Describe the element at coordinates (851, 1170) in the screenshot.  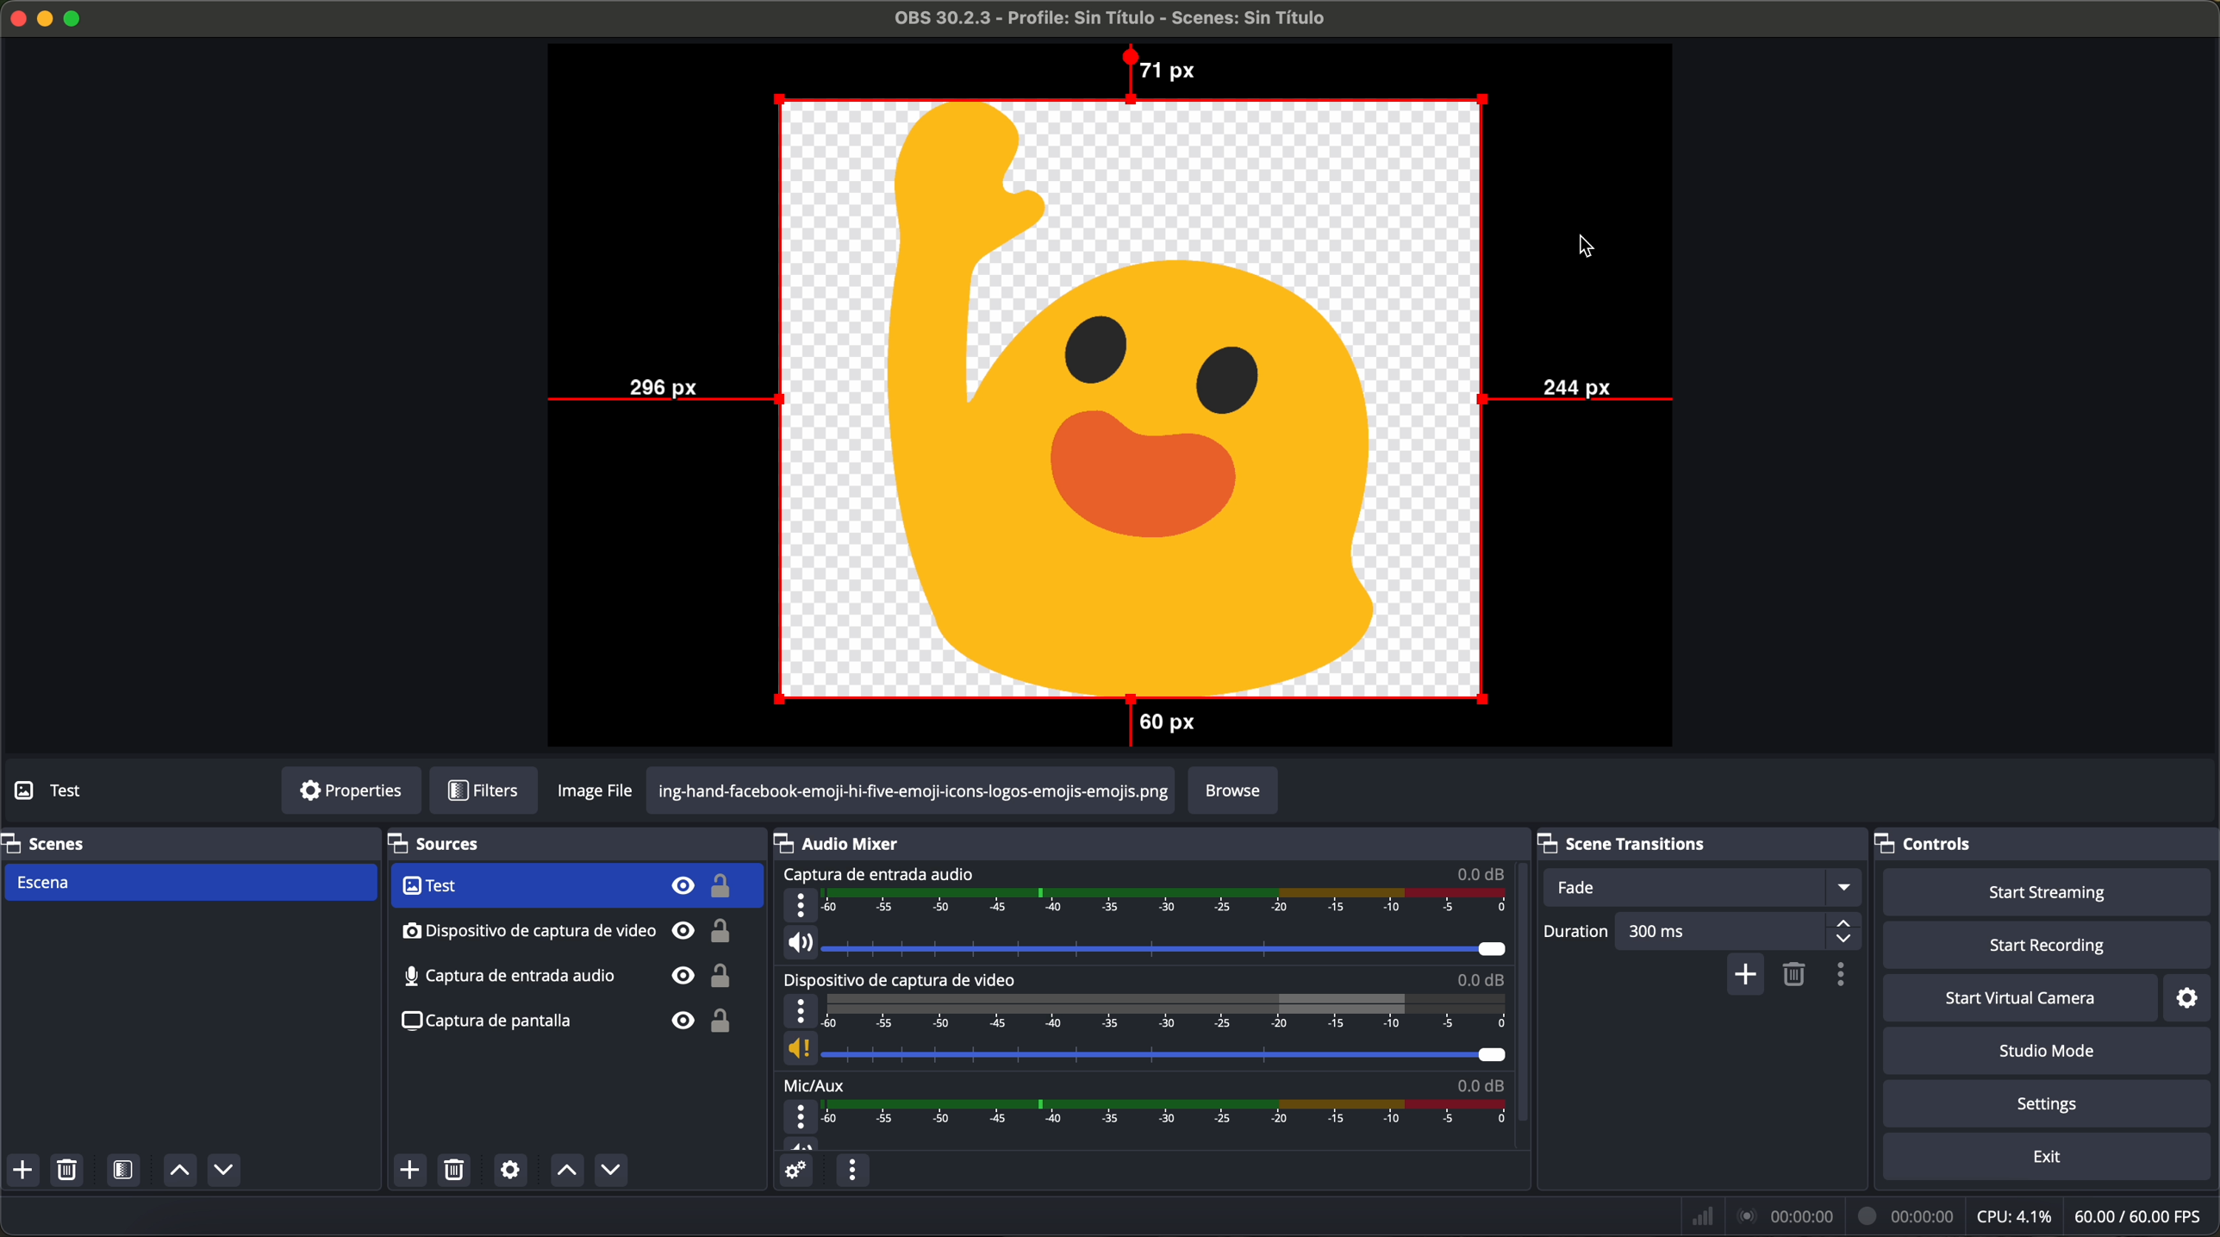
I see `audio mixer menu` at that location.